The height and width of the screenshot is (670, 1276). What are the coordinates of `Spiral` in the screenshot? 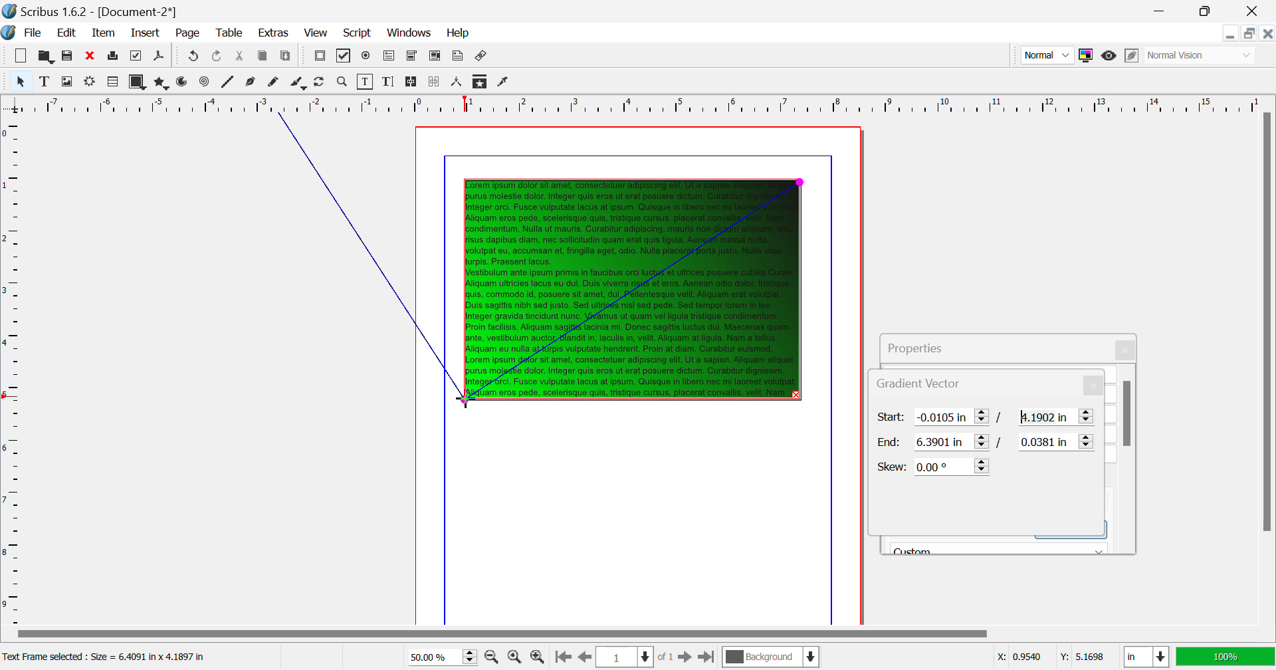 It's located at (204, 82).